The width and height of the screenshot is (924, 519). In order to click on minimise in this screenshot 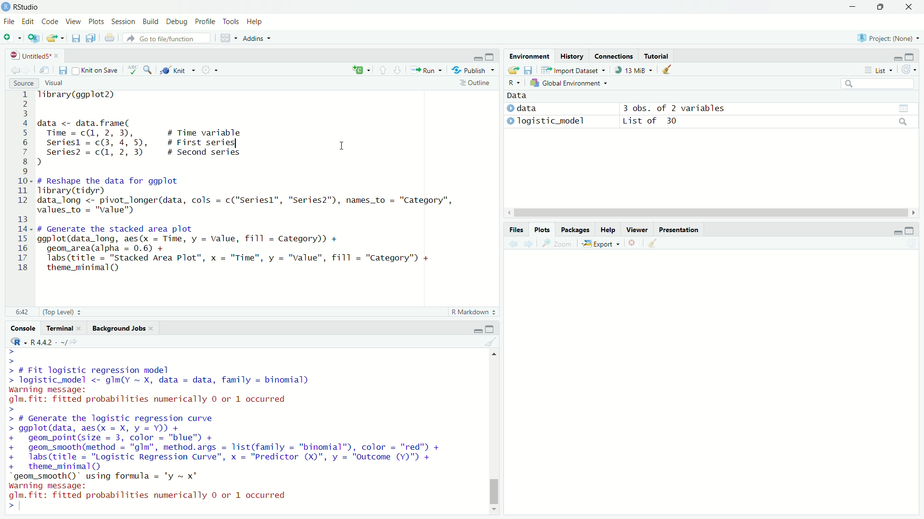, I will do `click(472, 55)`.